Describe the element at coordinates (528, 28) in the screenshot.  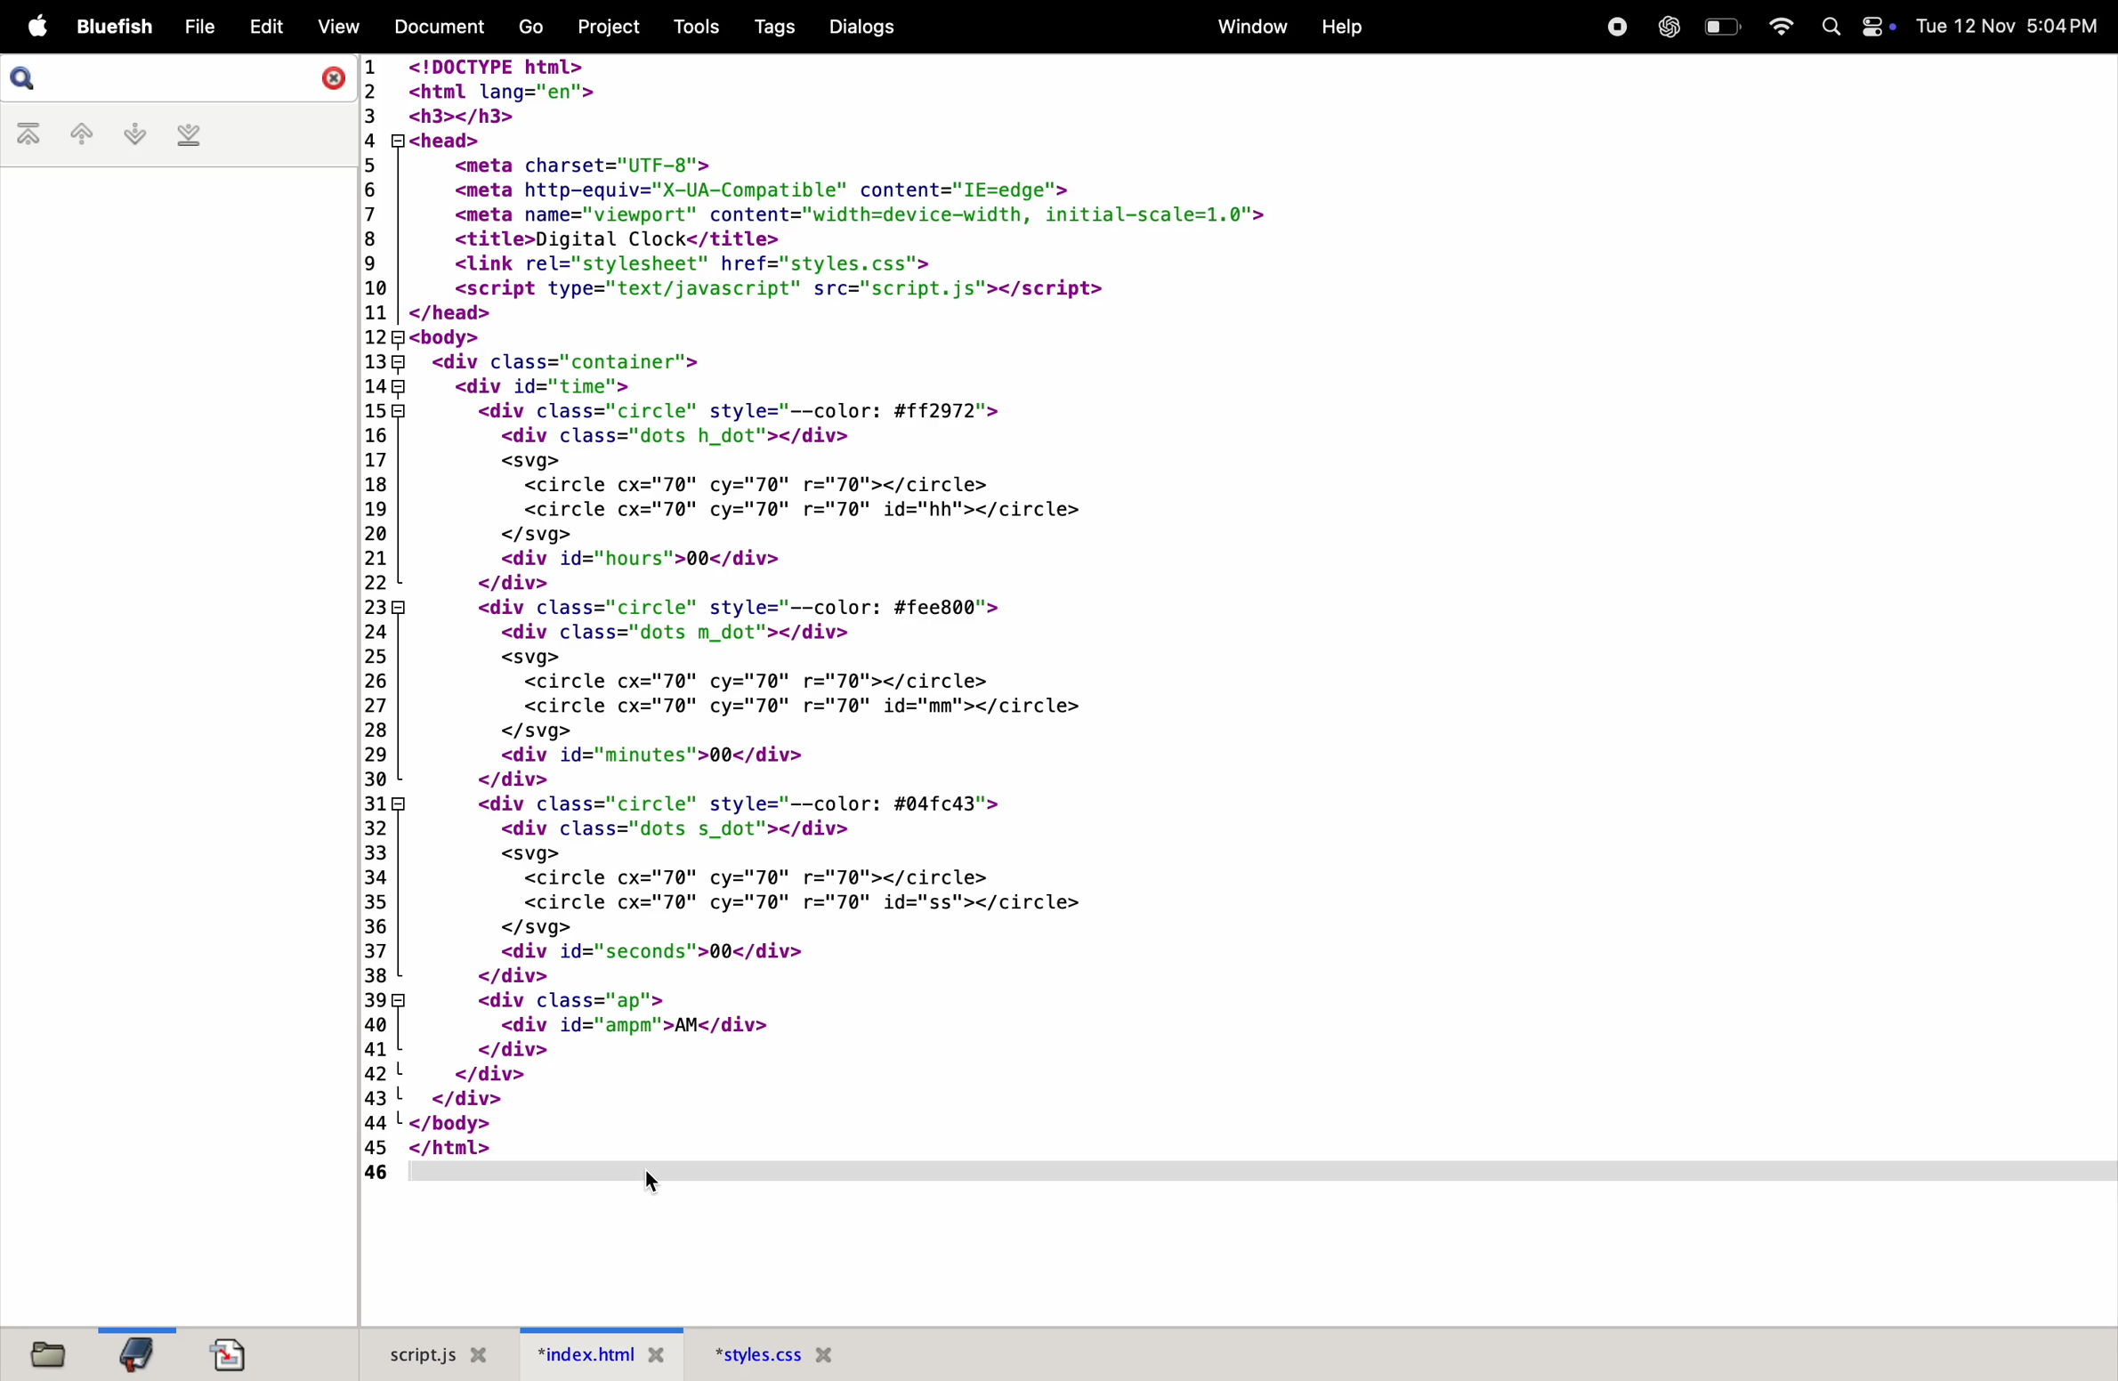
I see `go` at that location.